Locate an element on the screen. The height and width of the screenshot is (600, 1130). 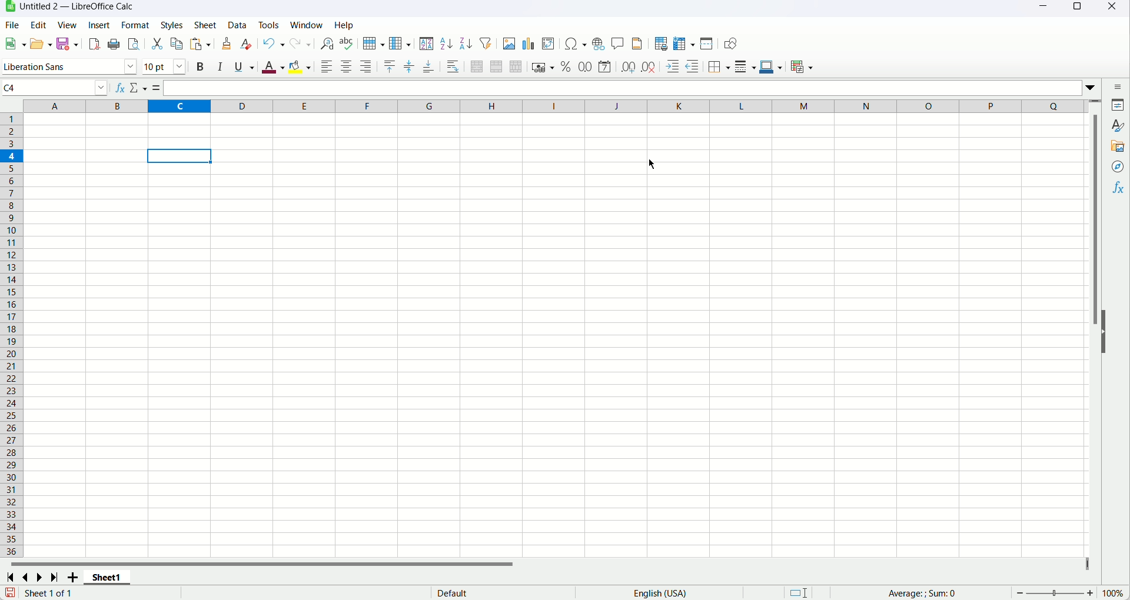
Formula is located at coordinates (158, 89).